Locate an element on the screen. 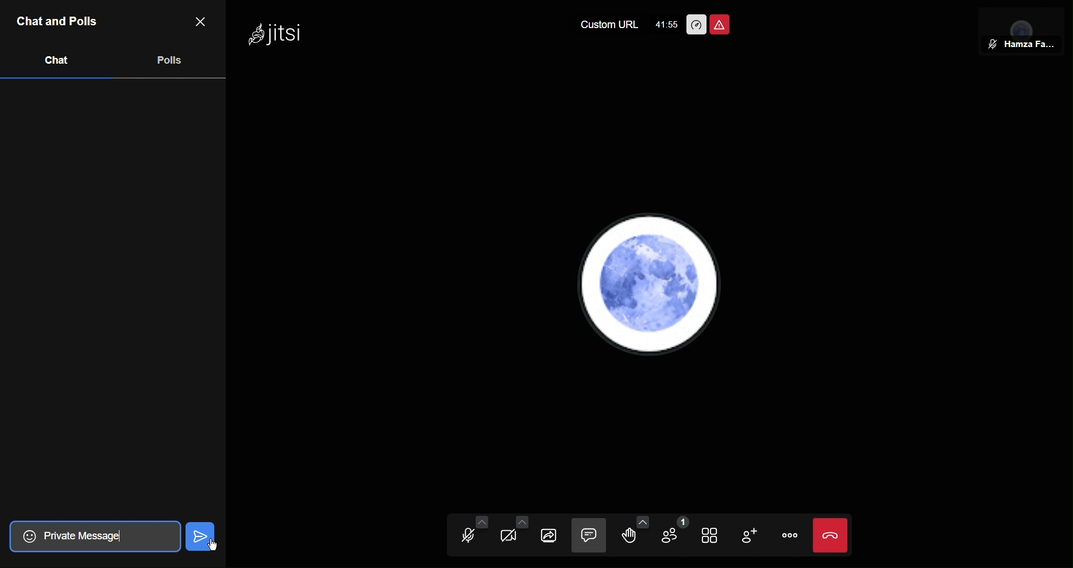  More is located at coordinates (796, 536).